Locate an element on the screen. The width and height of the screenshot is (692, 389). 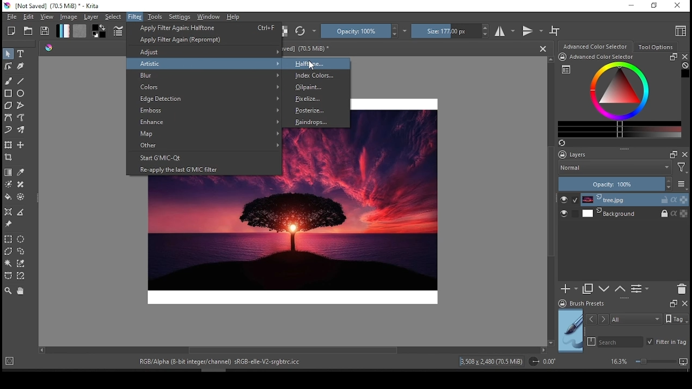
emboss is located at coordinates (204, 110).